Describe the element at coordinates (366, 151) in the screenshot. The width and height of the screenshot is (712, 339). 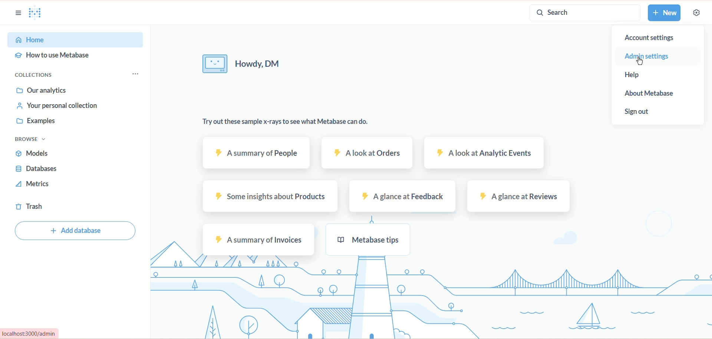
I see `a look at orders` at that location.